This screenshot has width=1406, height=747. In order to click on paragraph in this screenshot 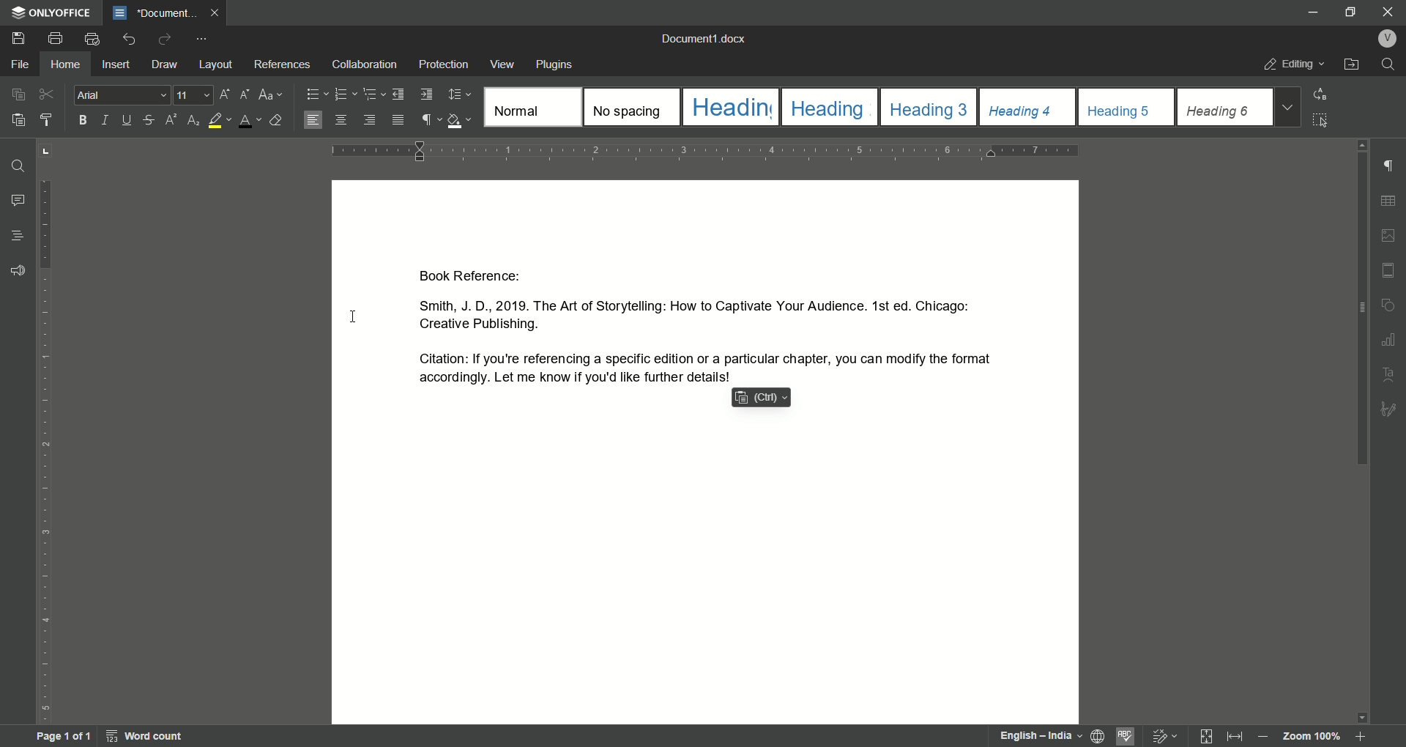, I will do `click(345, 94)`.